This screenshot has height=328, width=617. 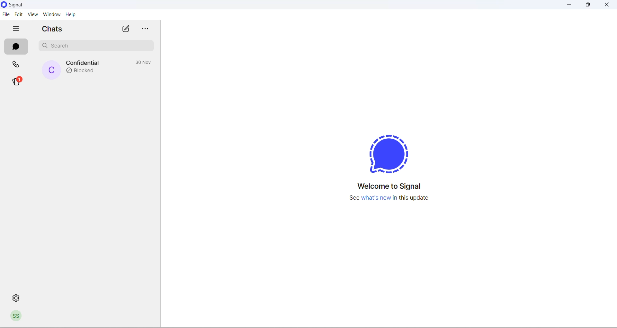 I want to click on chats heading, so click(x=53, y=28).